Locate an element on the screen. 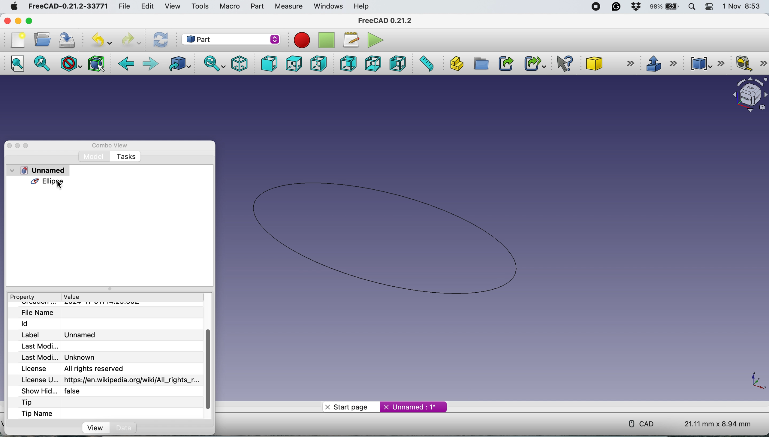  maximise is located at coordinates (28, 21).